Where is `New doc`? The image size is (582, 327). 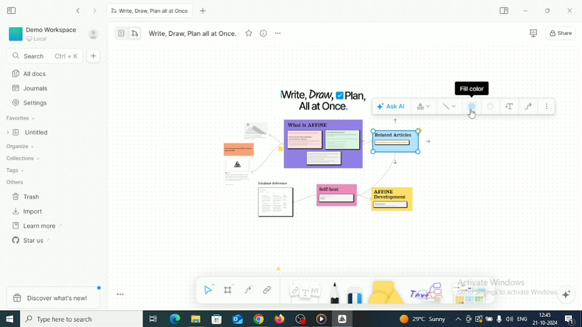 New doc is located at coordinates (94, 56).